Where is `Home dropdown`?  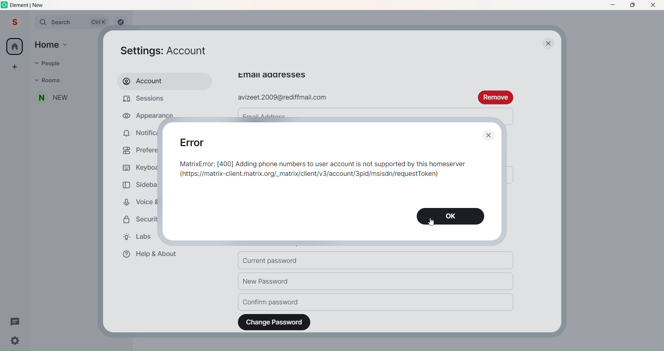 Home dropdown is located at coordinates (66, 44).